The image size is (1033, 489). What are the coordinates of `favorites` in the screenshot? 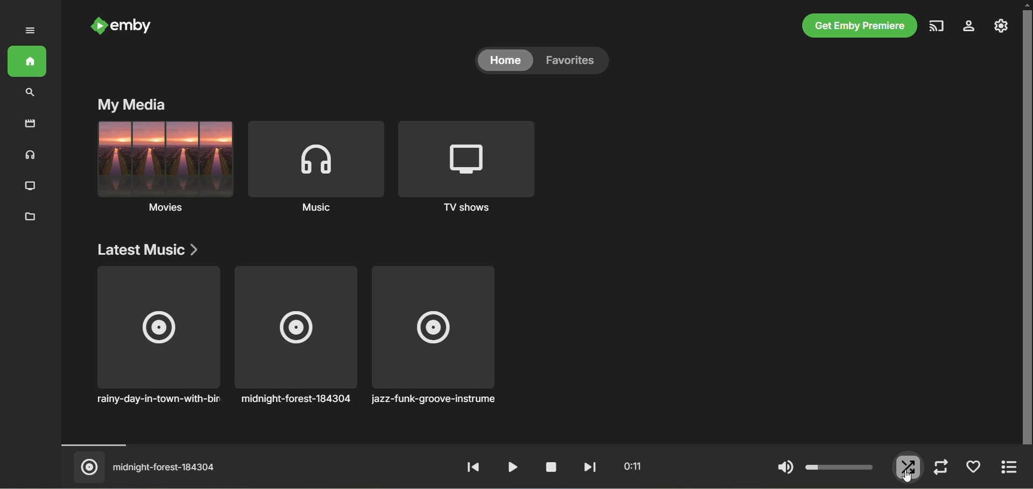 It's located at (974, 469).